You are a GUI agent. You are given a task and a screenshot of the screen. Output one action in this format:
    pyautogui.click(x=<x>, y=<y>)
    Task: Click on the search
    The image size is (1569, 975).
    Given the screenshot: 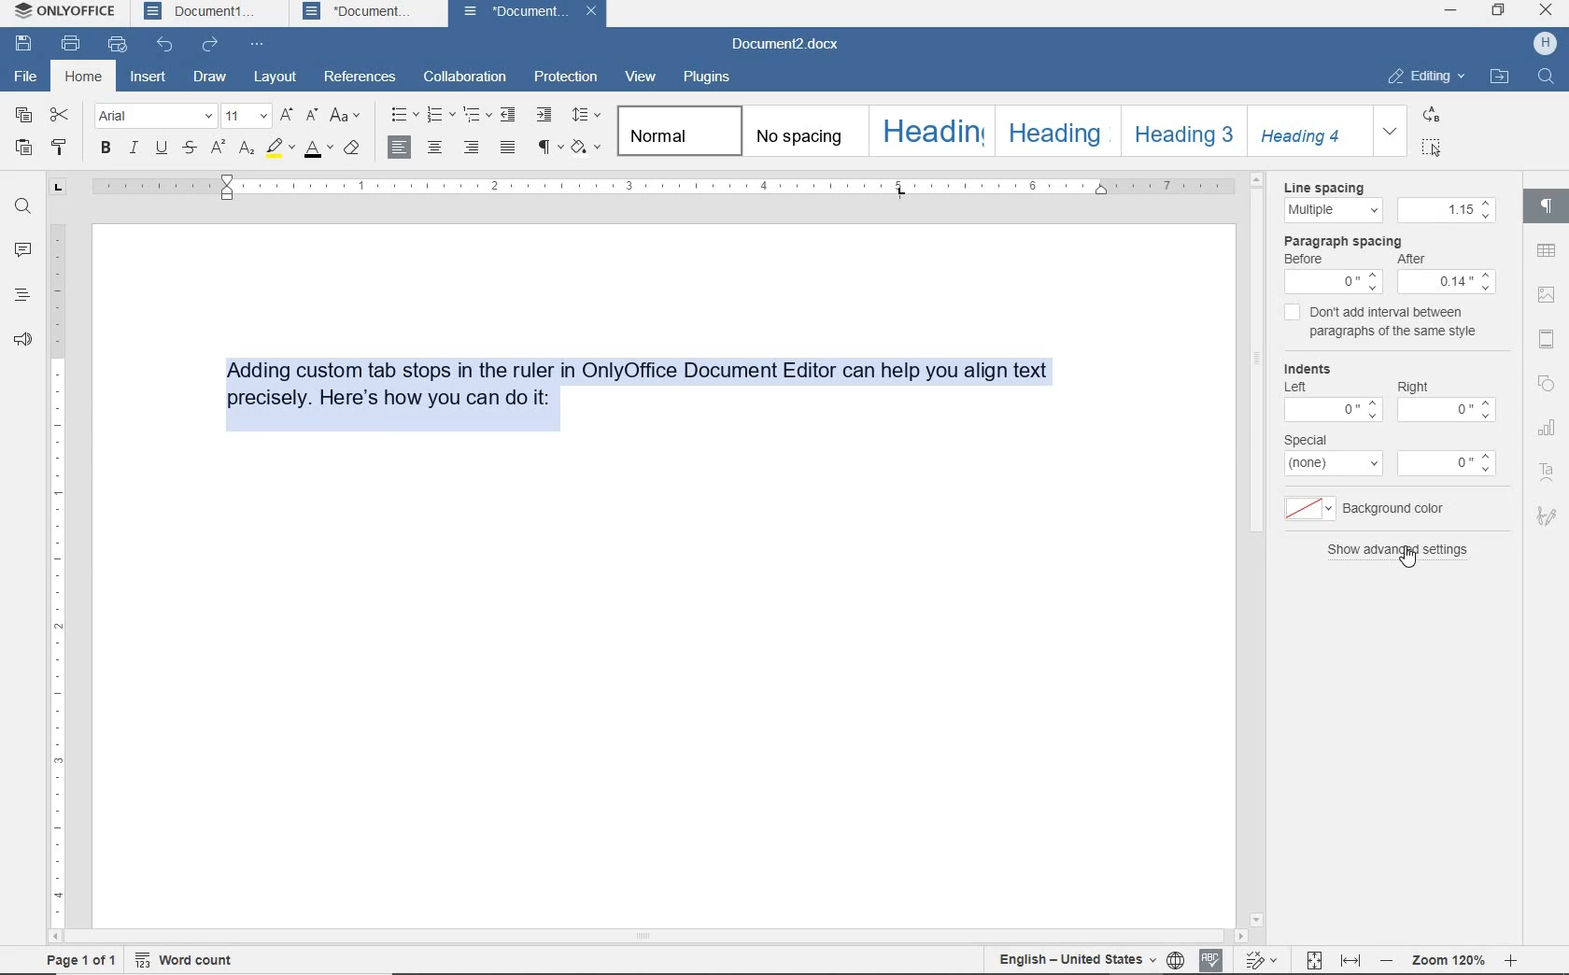 What is the action you would take?
    pyautogui.click(x=1546, y=80)
    